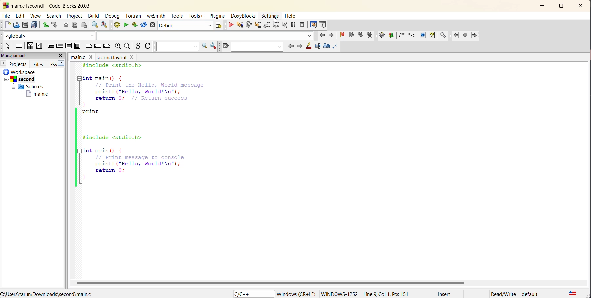  What do you see at coordinates (6, 46) in the screenshot?
I see `select` at bounding box center [6, 46].